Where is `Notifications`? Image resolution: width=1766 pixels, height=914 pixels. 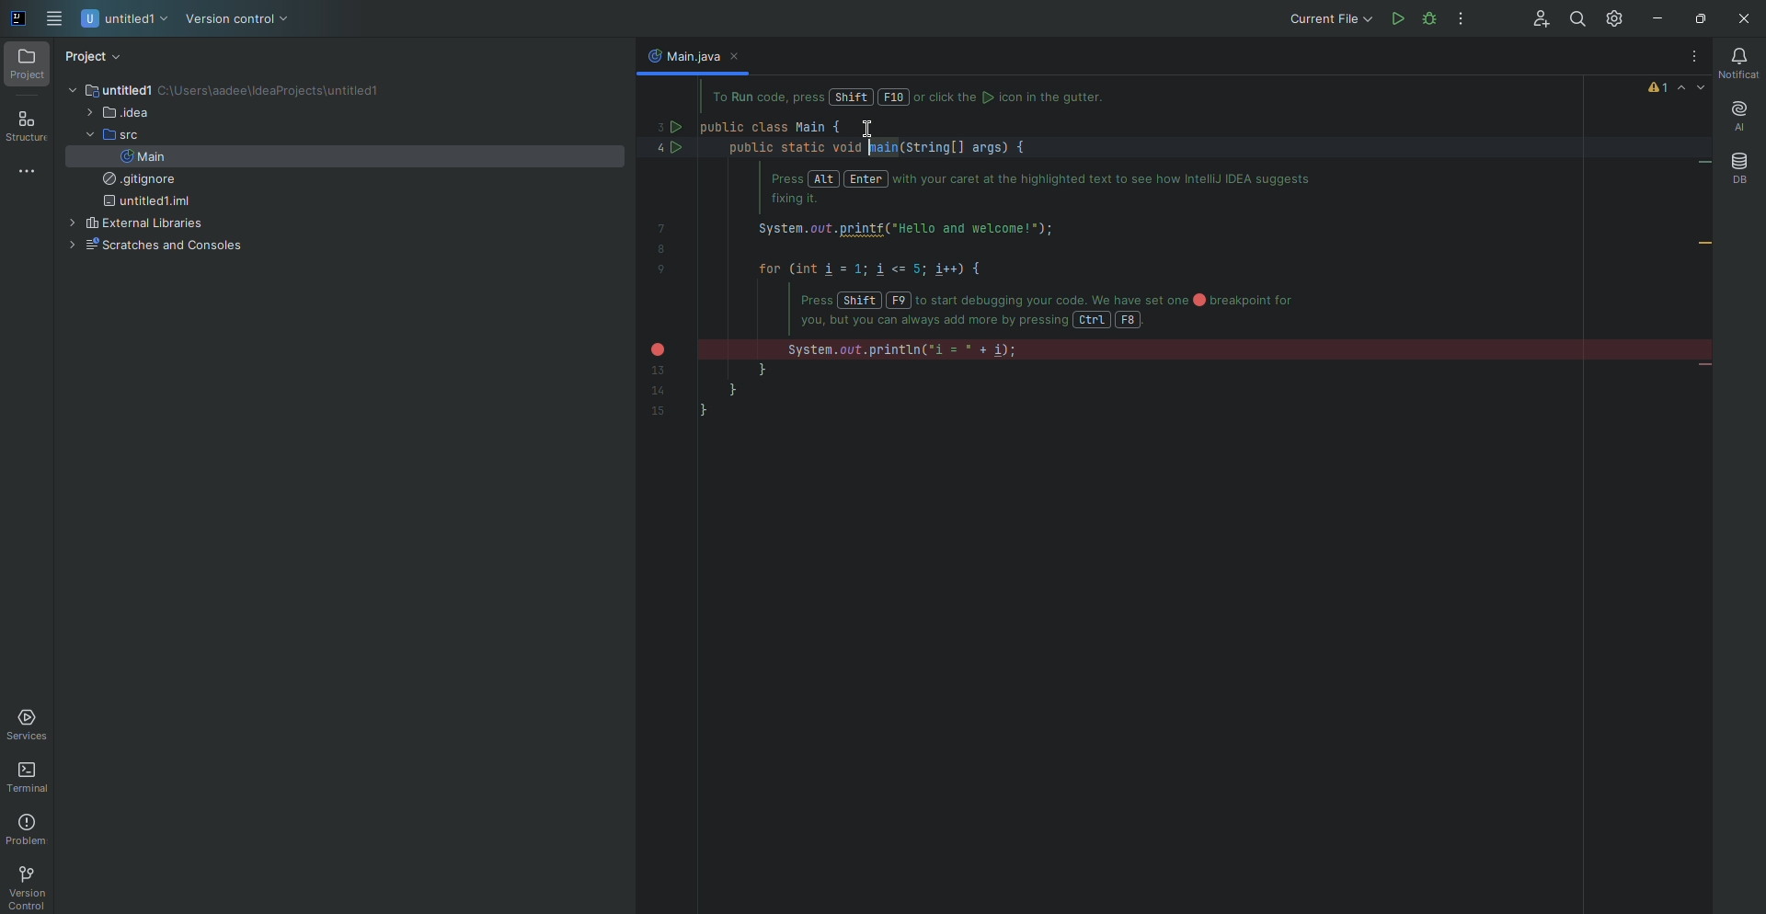
Notifications is located at coordinates (1736, 63).